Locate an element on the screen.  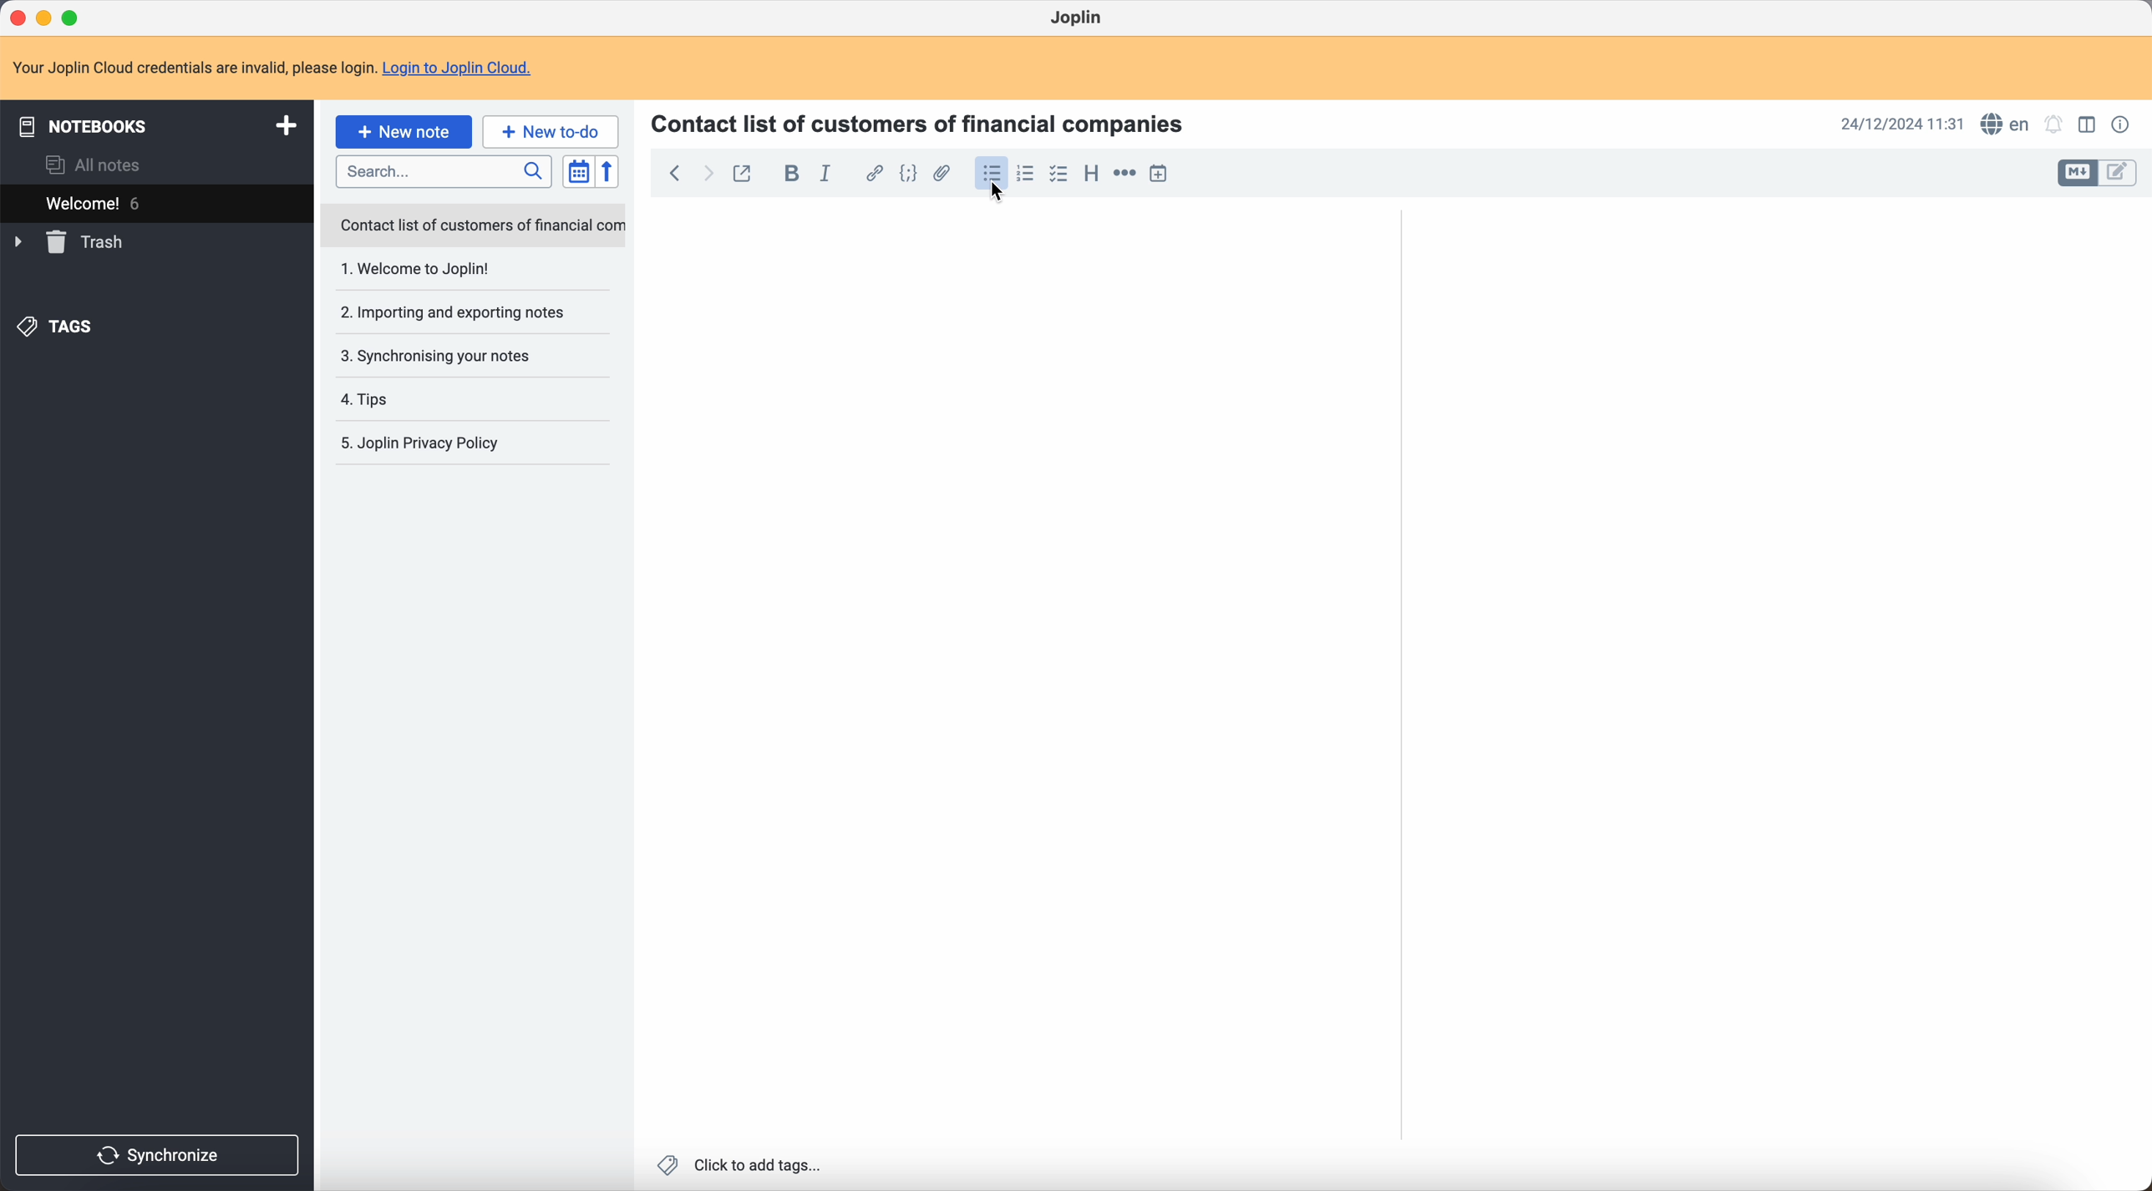
scroll bar is located at coordinates (1393, 332).